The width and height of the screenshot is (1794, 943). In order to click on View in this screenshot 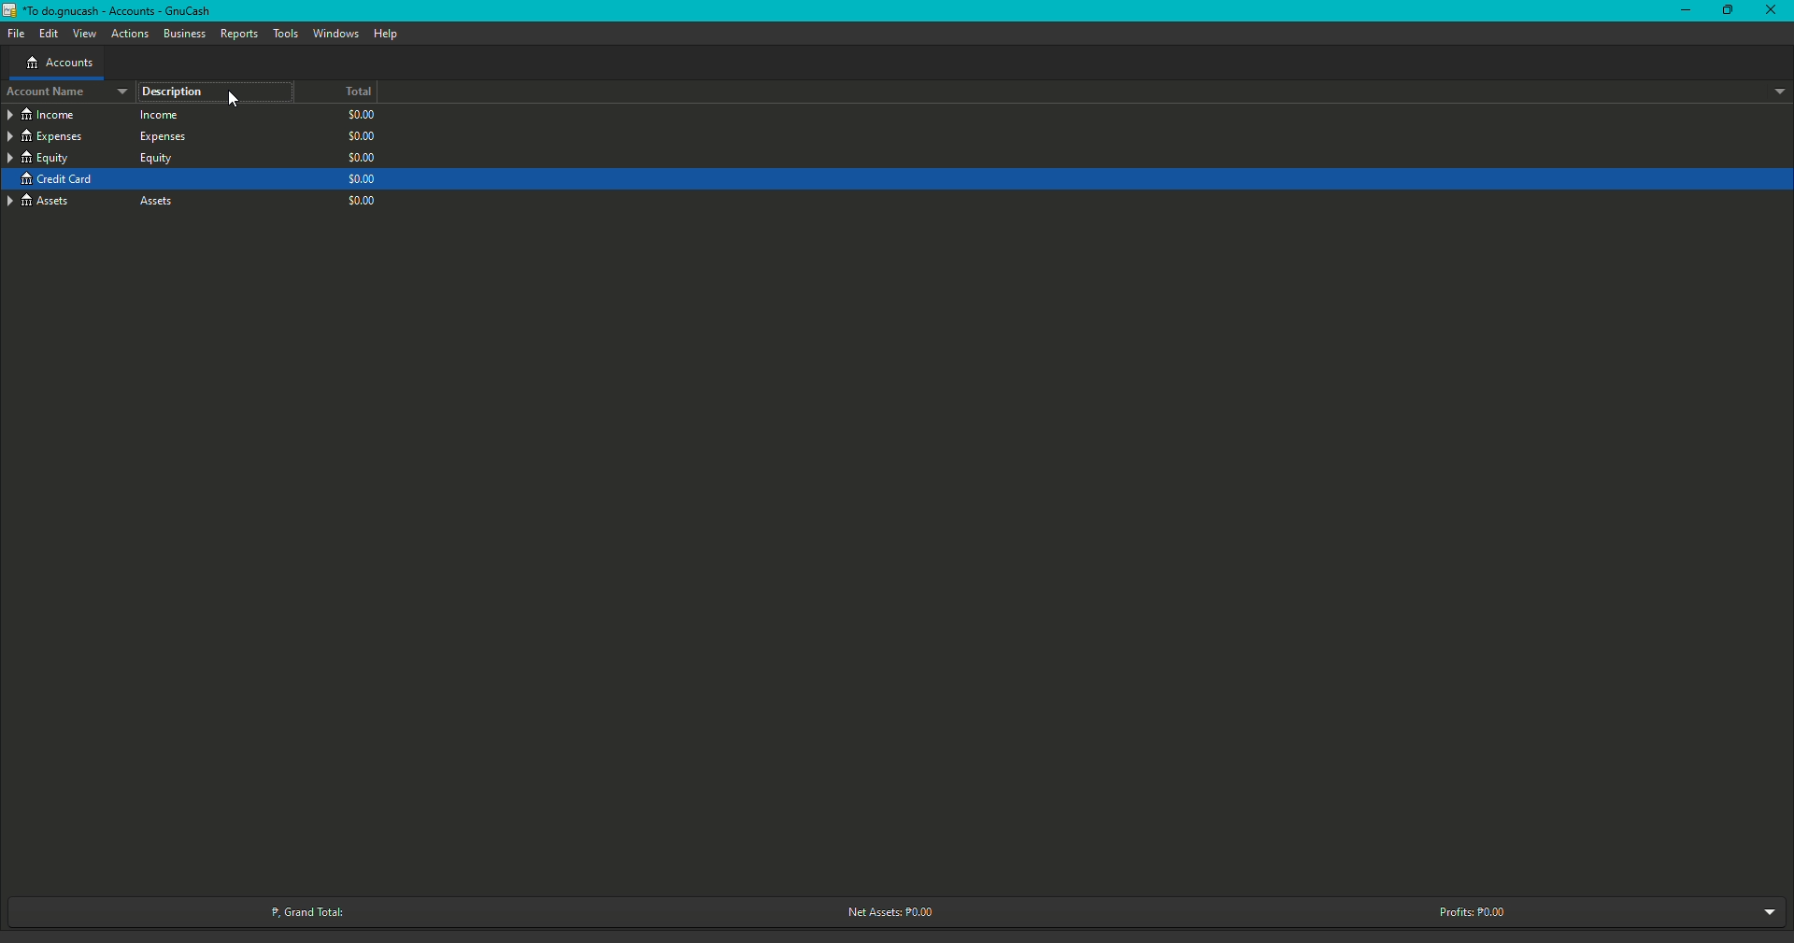, I will do `click(82, 35)`.